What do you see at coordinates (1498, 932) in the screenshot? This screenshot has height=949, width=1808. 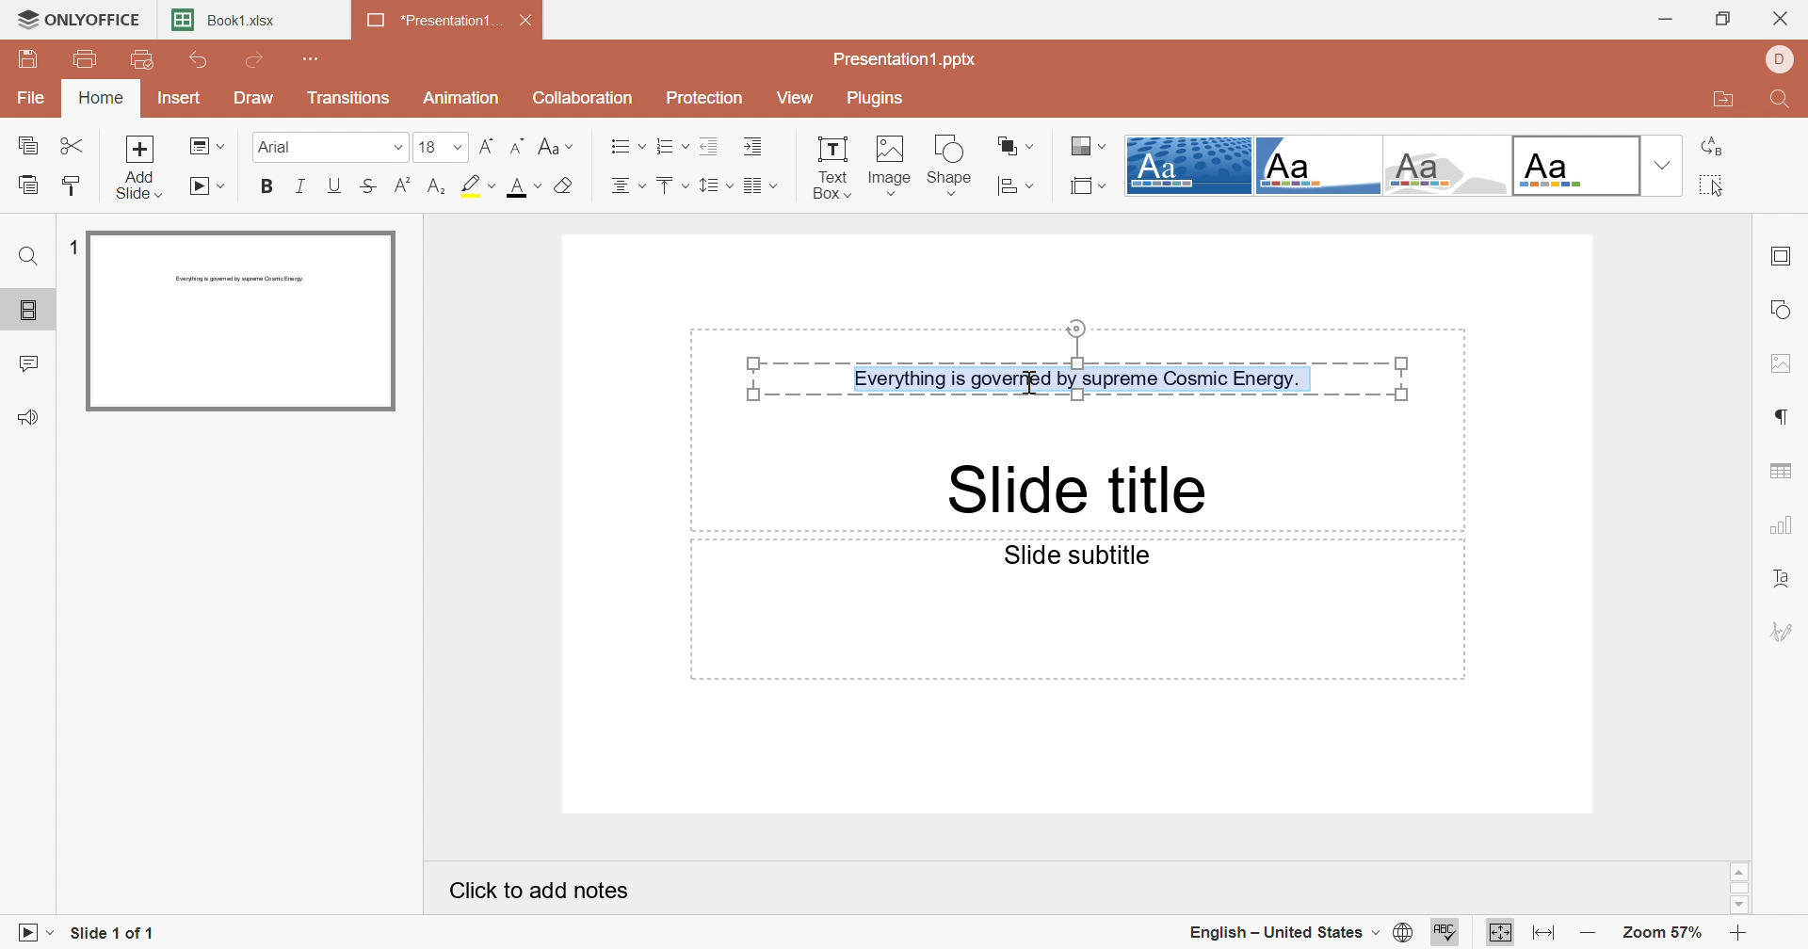 I see `Fit to slide` at bounding box center [1498, 932].